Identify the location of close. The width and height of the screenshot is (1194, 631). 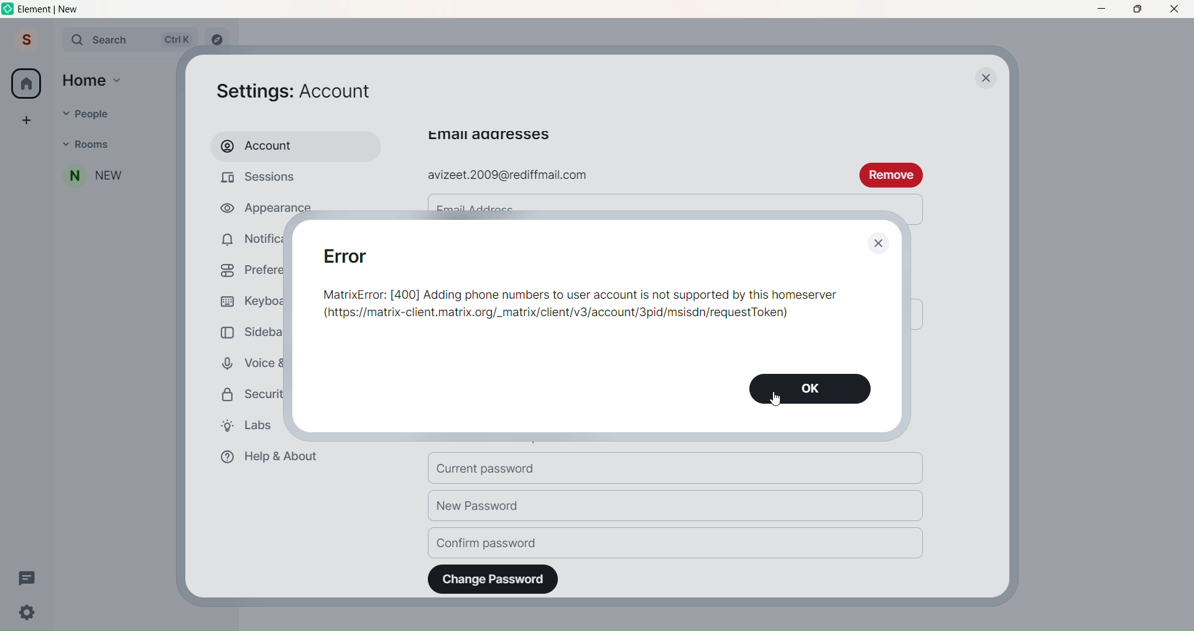
(988, 79).